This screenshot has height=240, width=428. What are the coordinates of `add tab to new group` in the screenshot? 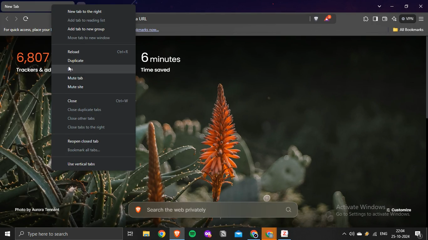 It's located at (85, 29).